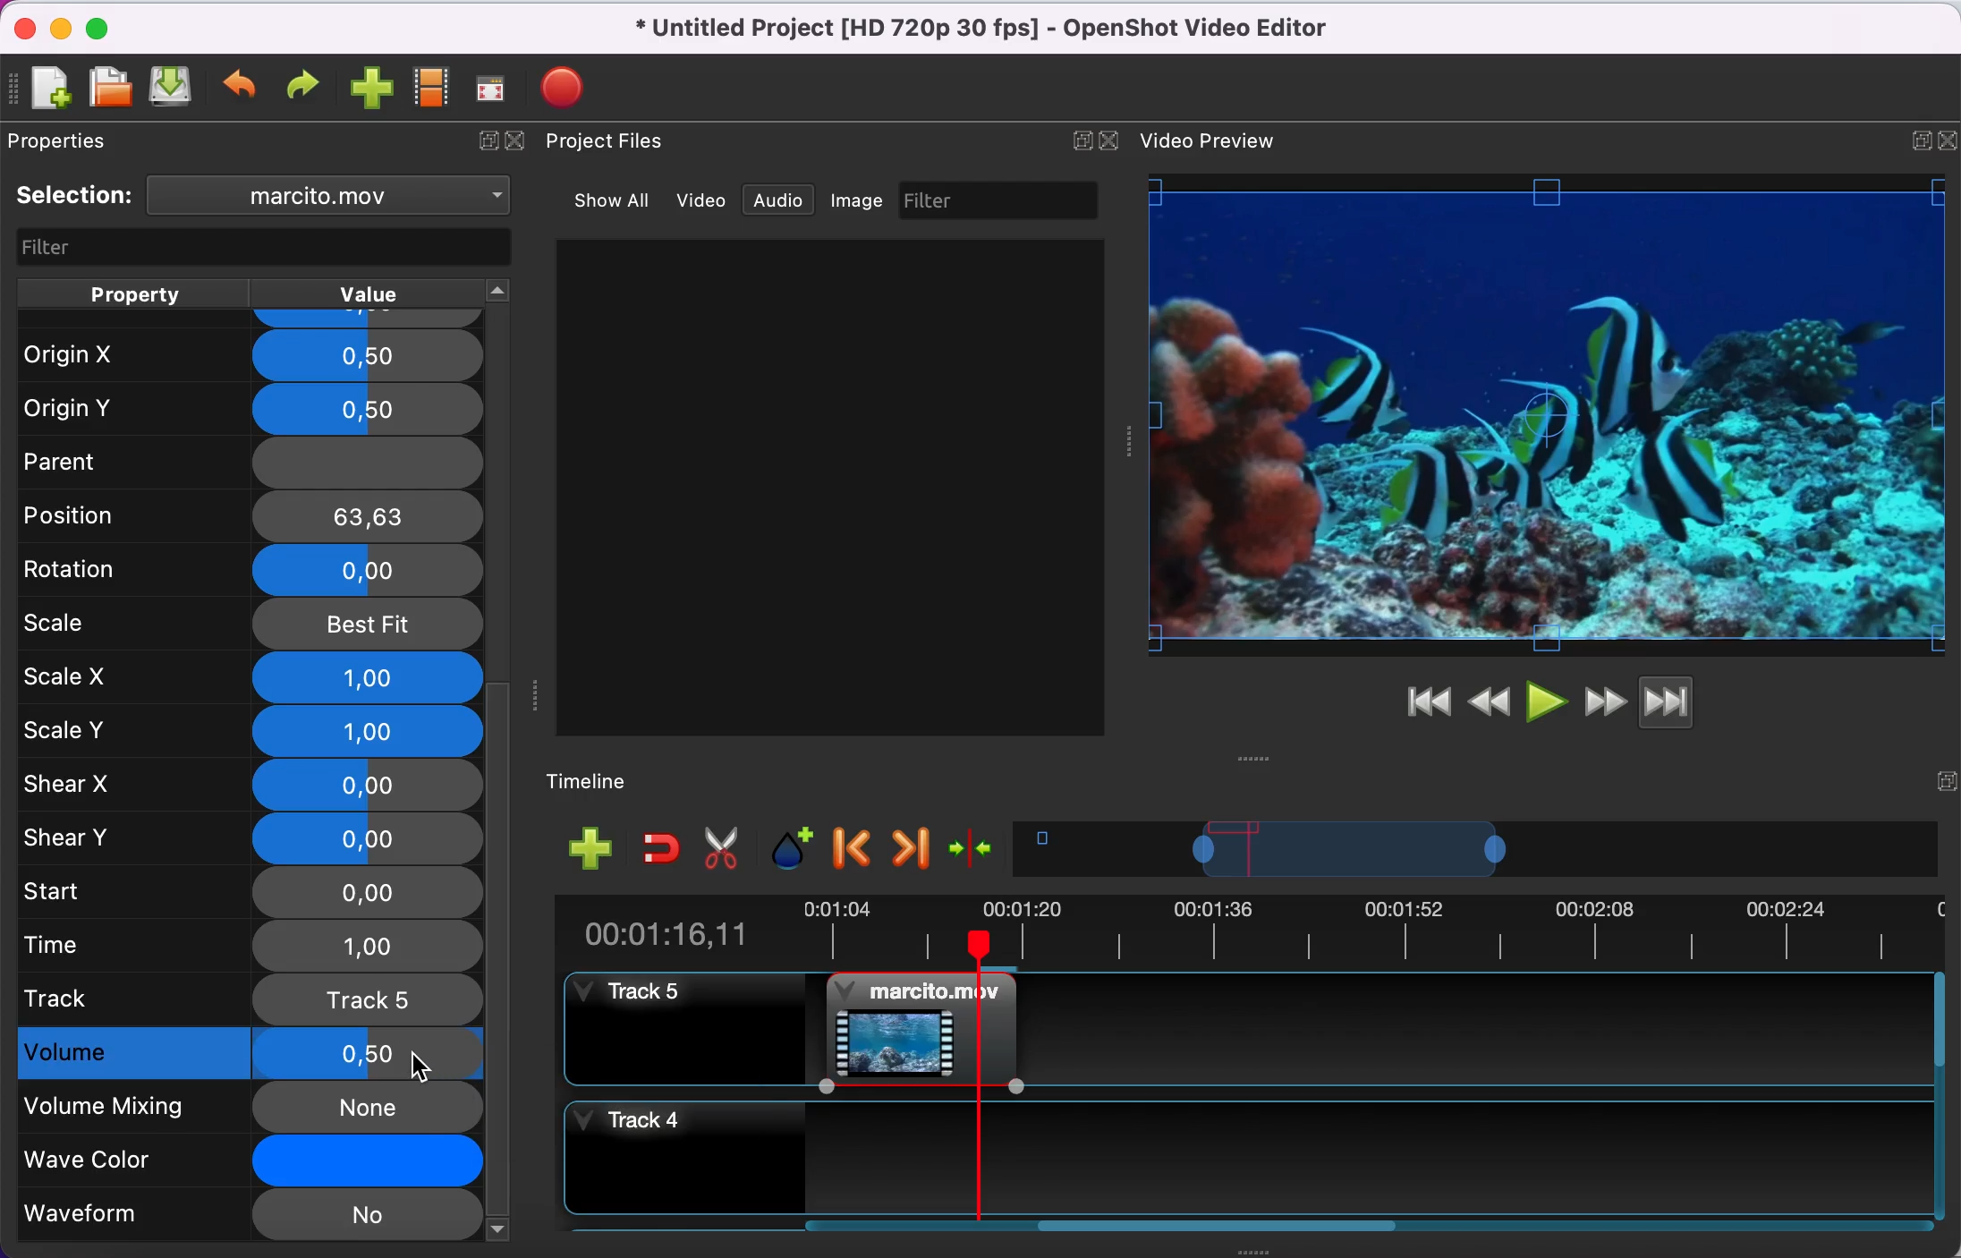 This screenshot has height=1258, width=1961. Describe the element at coordinates (567, 82) in the screenshot. I see `export file` at that location.